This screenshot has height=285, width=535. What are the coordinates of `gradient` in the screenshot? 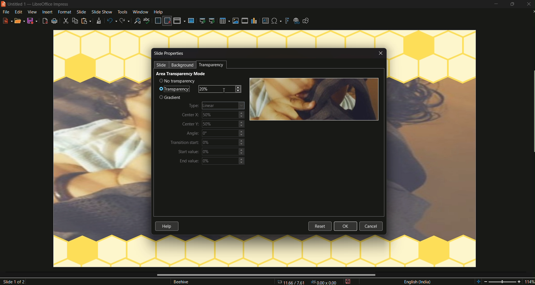 It's located at (172, 98).